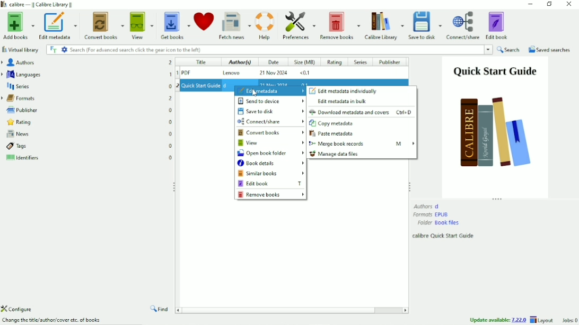  I want to click on Update available, so click(498, 320).